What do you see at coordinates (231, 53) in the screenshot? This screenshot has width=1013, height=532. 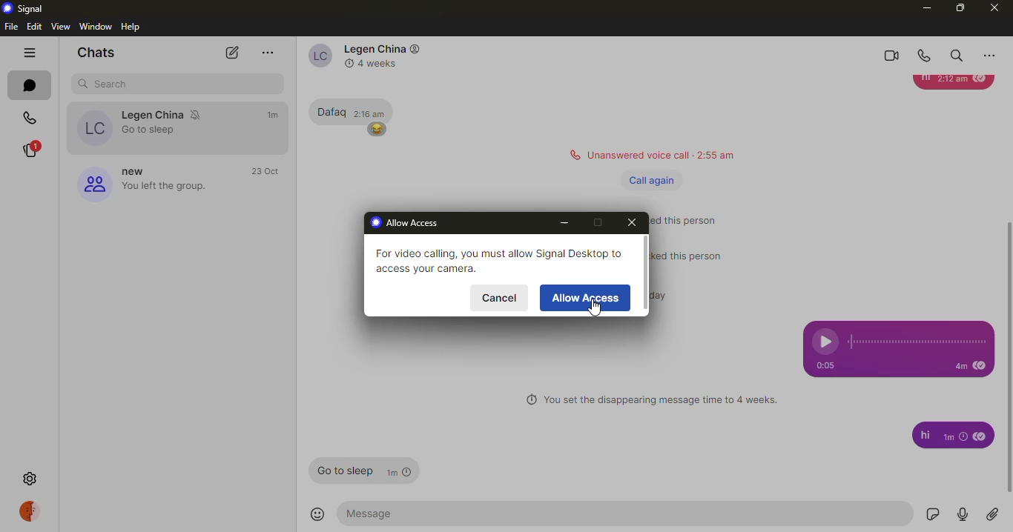 I see `new chat` at bounding box center [231, 53].